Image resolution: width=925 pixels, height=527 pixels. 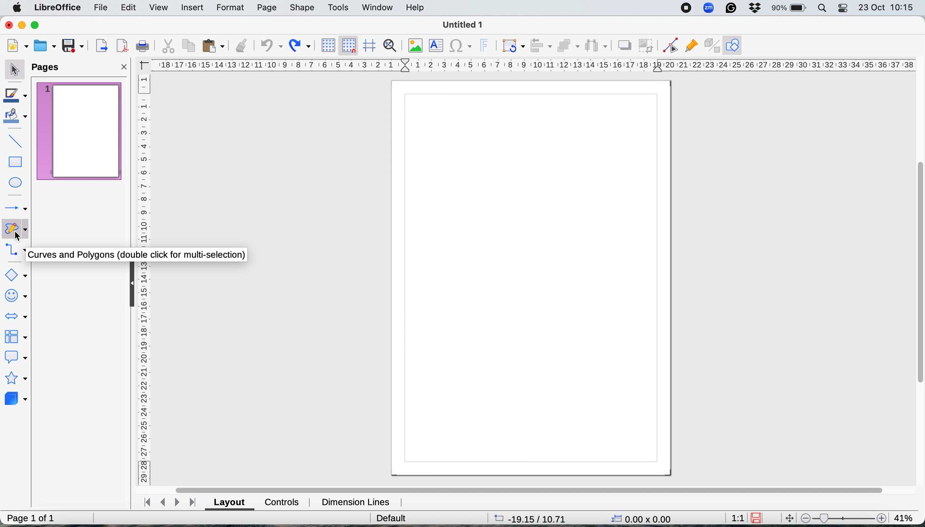 I want to click on save, so click(x=75, y=46).